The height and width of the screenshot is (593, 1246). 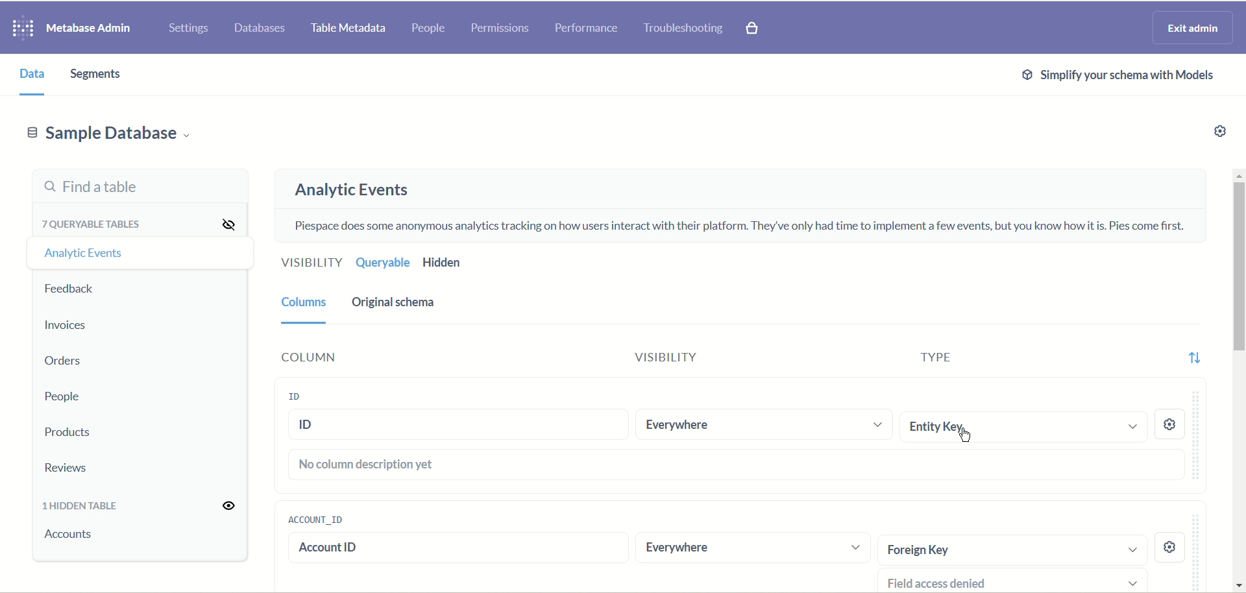 What do you see at coordinates (345, 29) in the screenshot?
I see `table metadata` at bounding box center [345, 29].